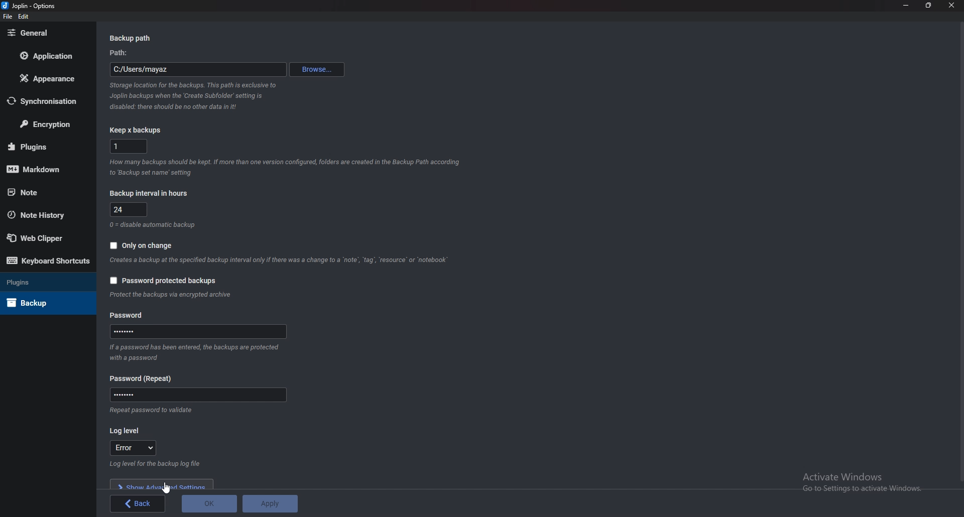  I want to click on Password protected backups, so click(165, 280).